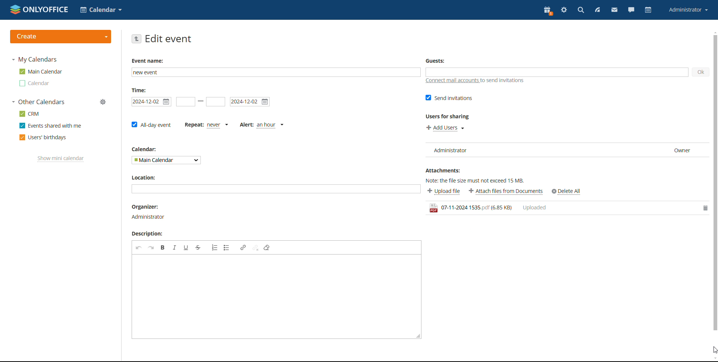 The width and height of the screenshot is (718, 362). Describe the element at coordinates (151, 247) in the screenshot. I see `redo` at that location.